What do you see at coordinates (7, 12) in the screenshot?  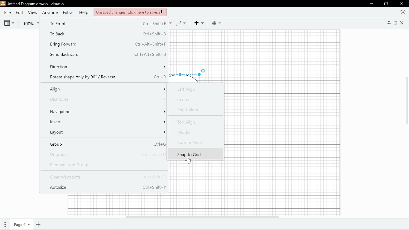 I see `File` at bounding box center [7, 12].